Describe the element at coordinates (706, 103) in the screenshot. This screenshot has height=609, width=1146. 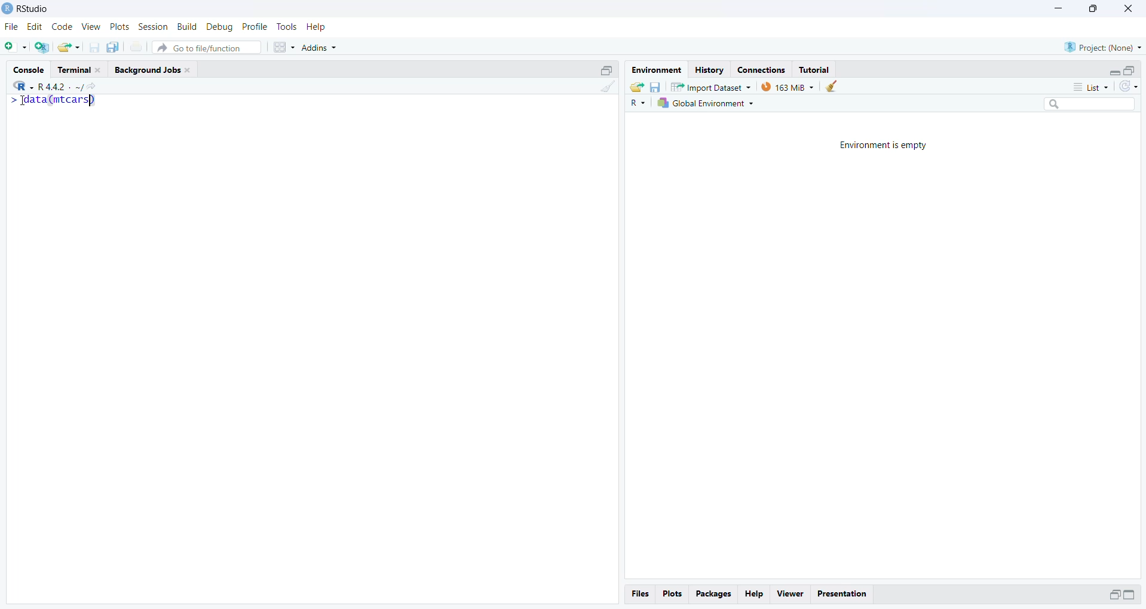
I see `Global Environment` at that location.